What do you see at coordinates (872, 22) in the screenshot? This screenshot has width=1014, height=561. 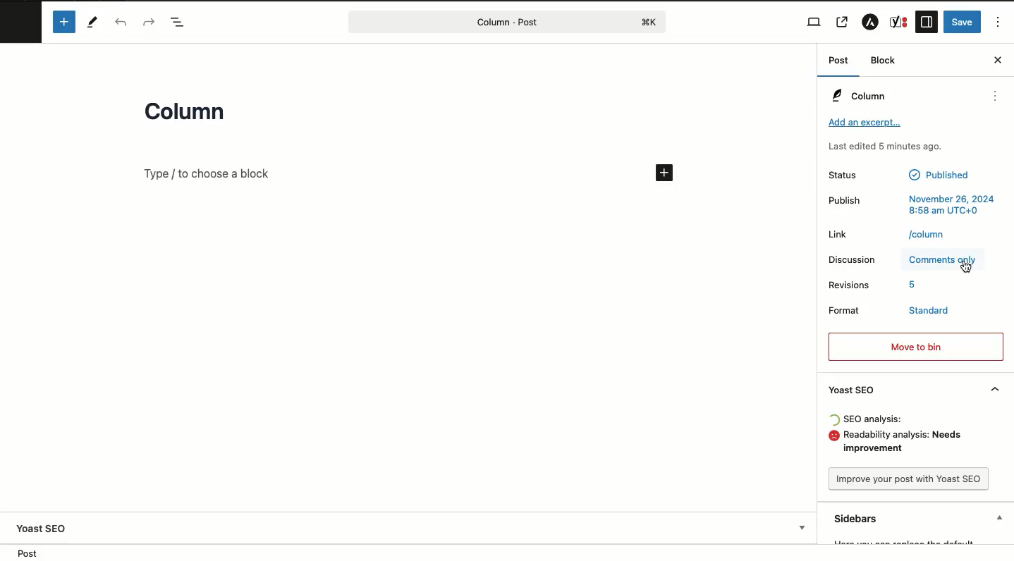 I see `Astra` at bounding box center [872, 22].